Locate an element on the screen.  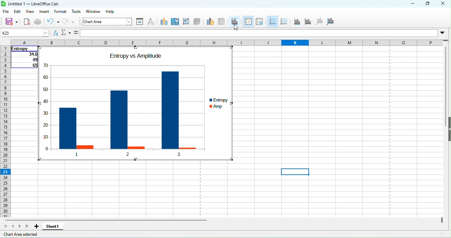
formula is located at coordinates (75, 33).